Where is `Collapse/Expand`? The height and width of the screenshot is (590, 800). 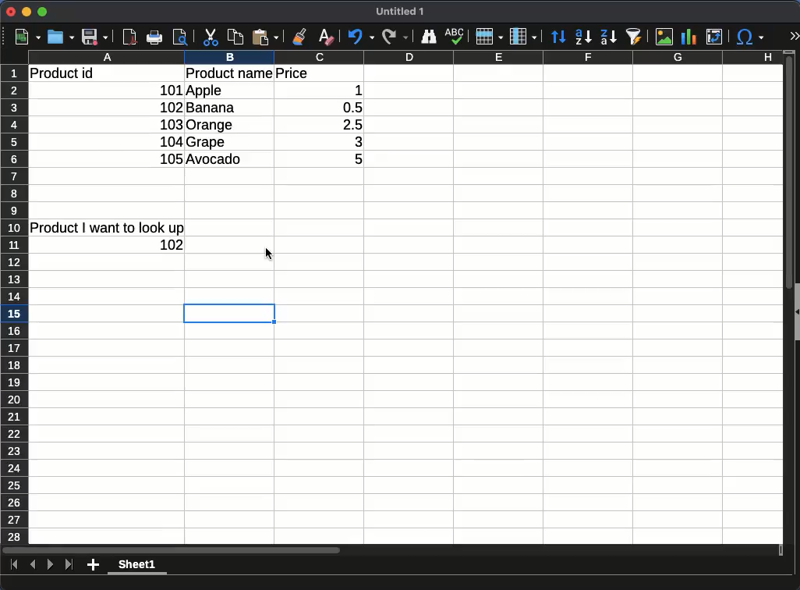 Collapse/Expand is located at coordinates (798, 312).